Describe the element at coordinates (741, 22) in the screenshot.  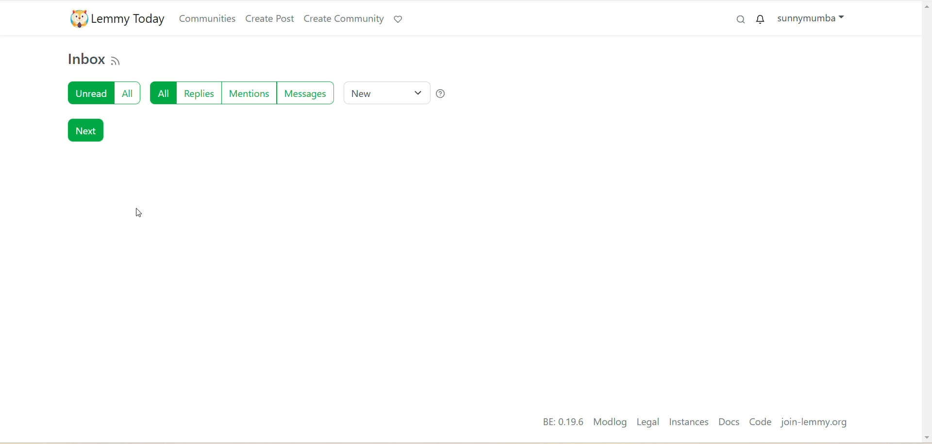
I see `search` at that location.